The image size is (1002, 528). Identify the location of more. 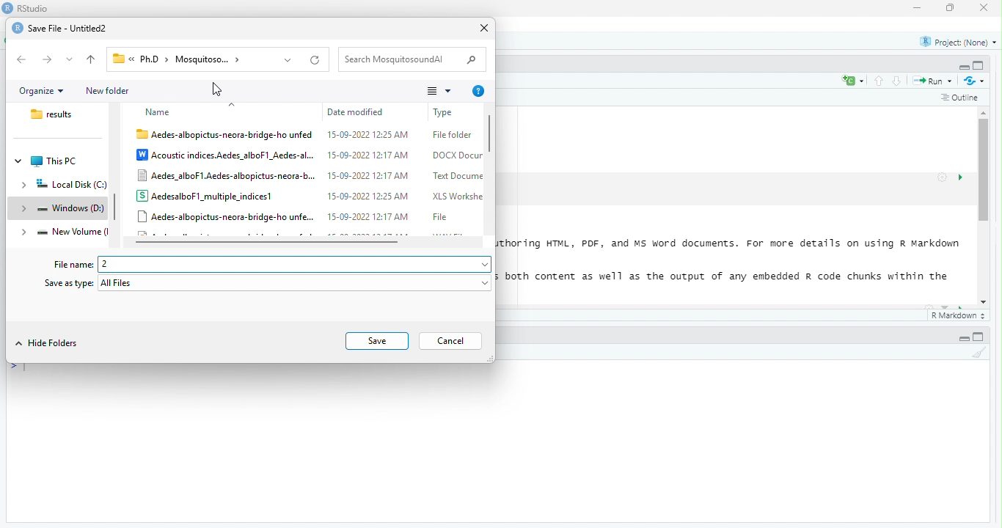
(440, 91).